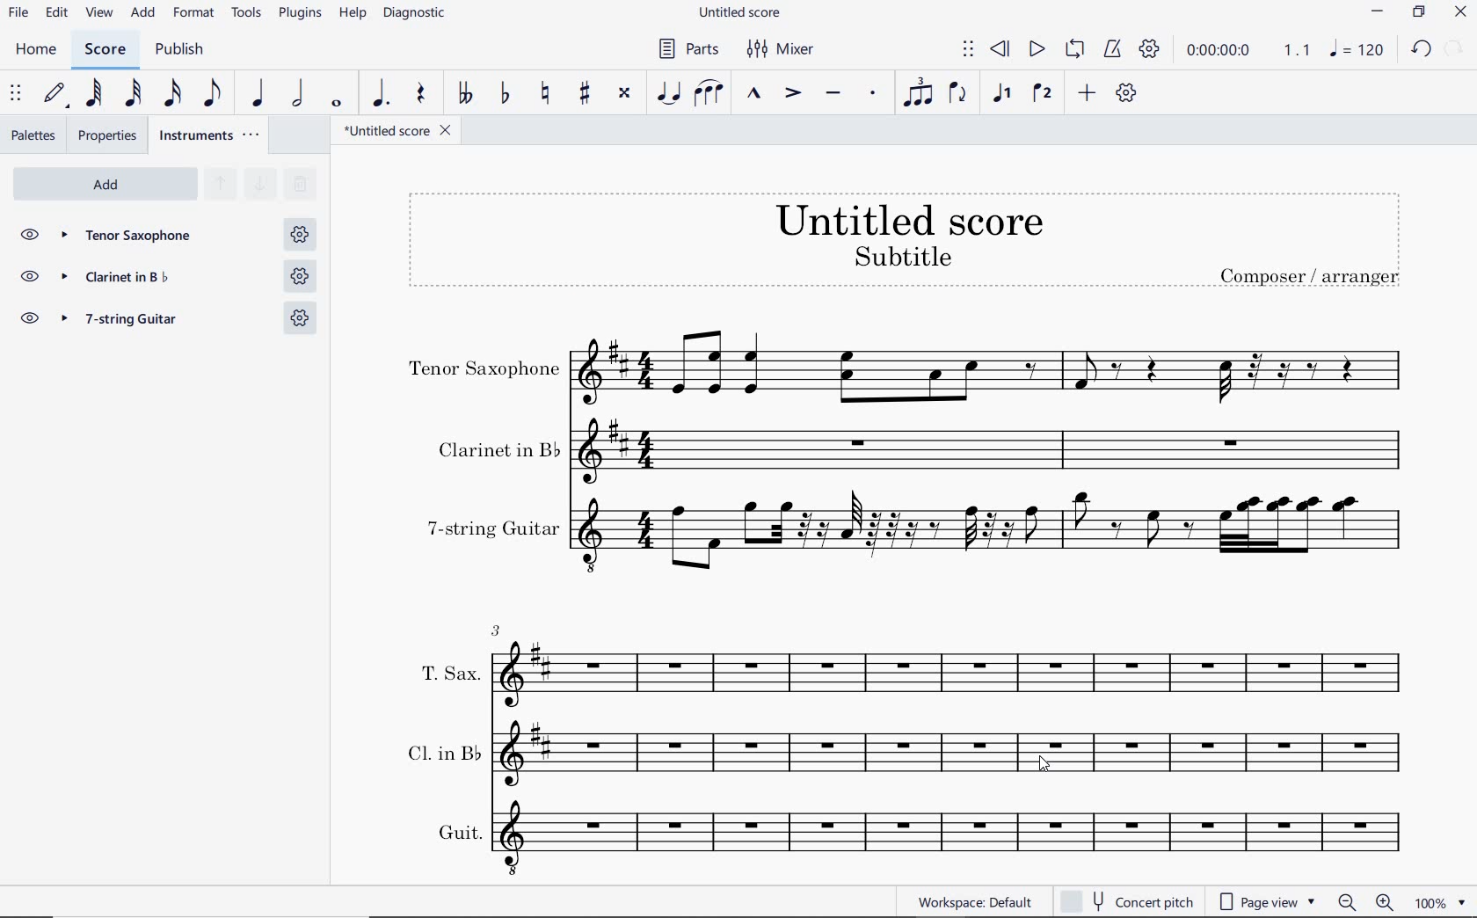  I want to click on 32ND NOTE, so click(135, 93).